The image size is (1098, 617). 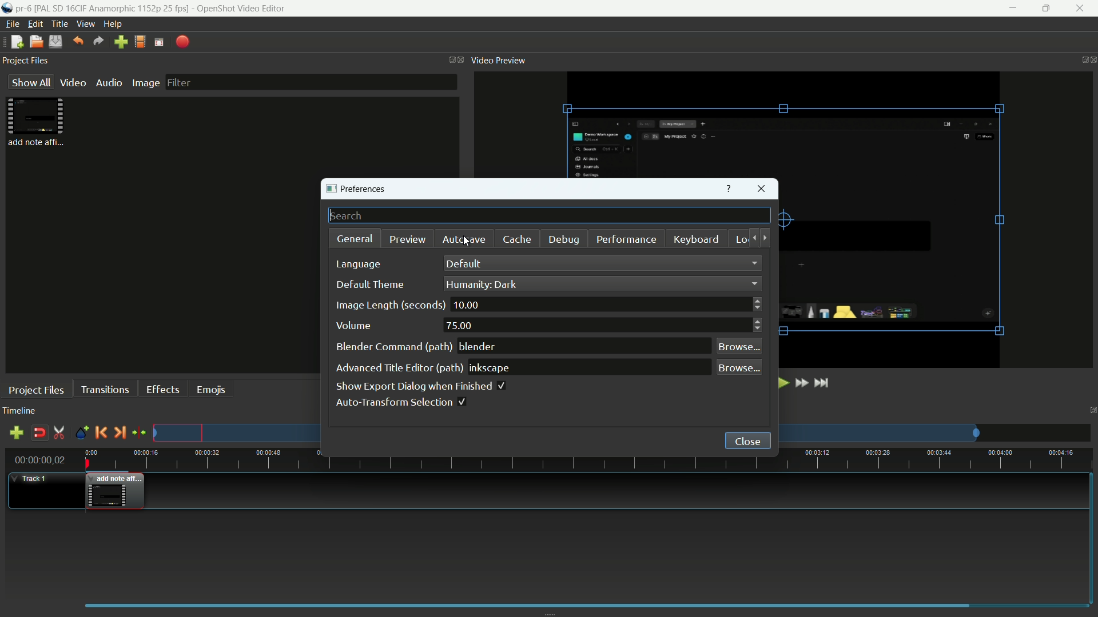 I want to click on show export dialog when finished, so click(x=419, y=387).